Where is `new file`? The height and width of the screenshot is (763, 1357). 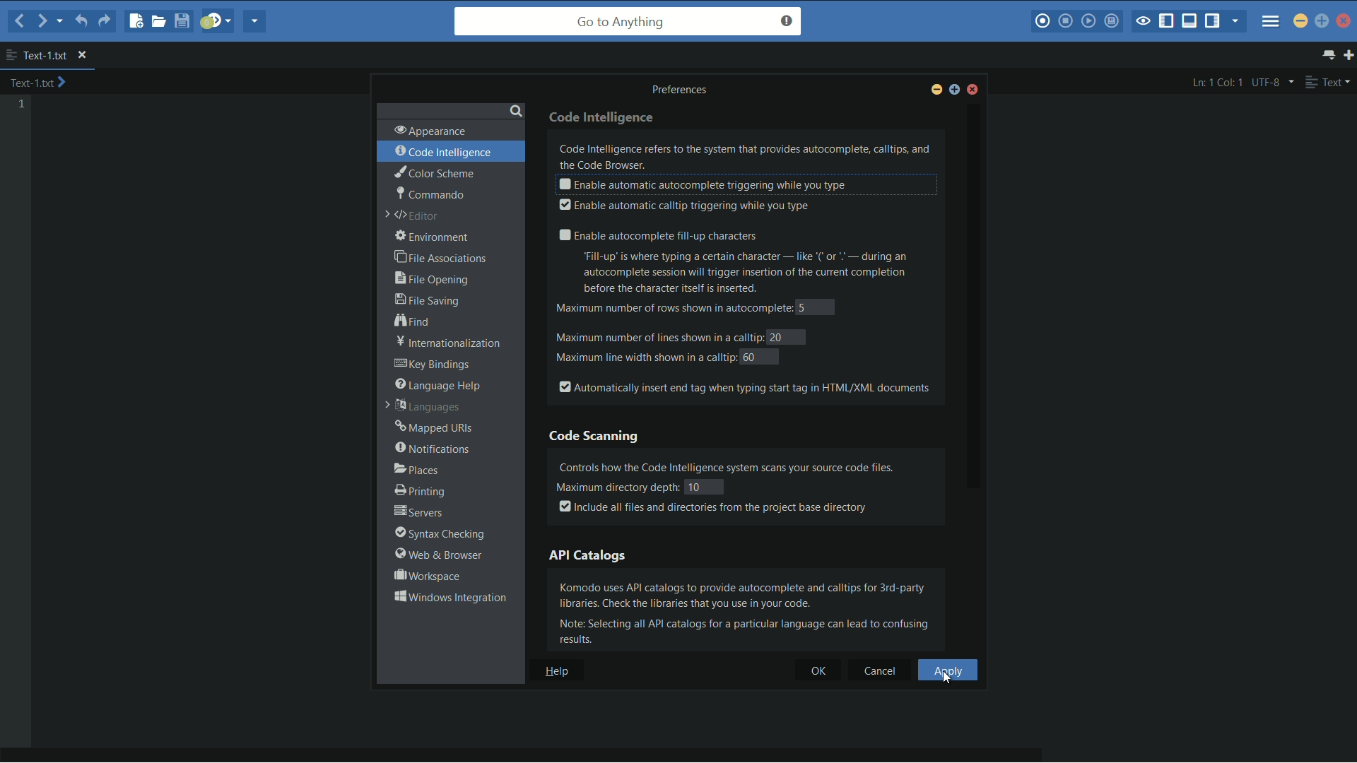 new file is located at coordinates (136, 23).